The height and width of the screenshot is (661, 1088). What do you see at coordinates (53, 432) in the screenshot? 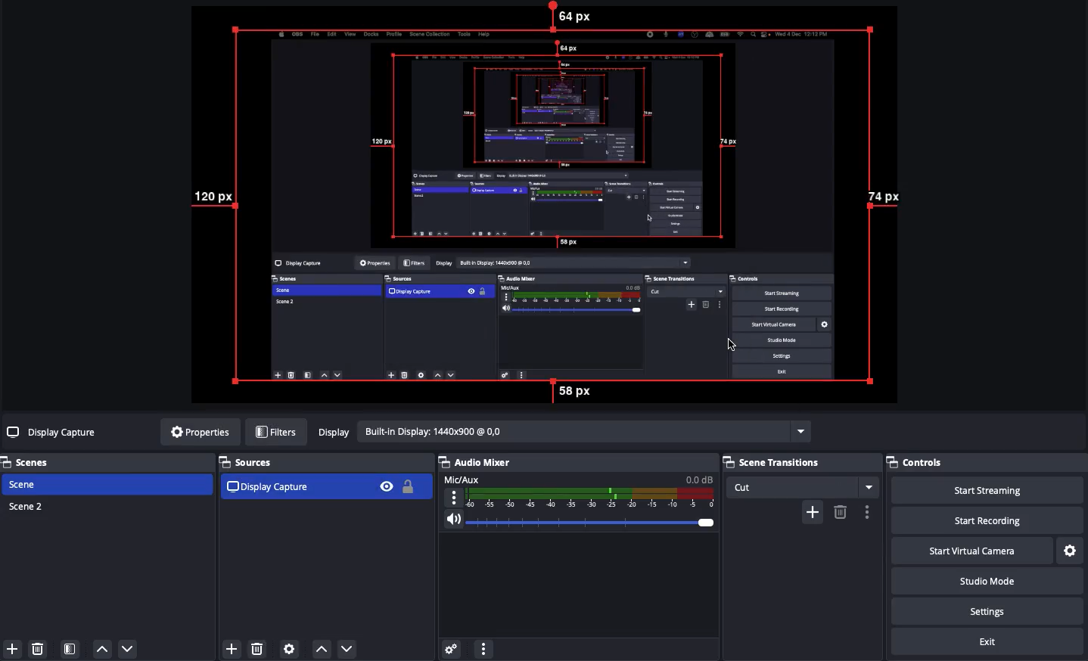
I see `No sources selected` at bounding box center [53, 432].